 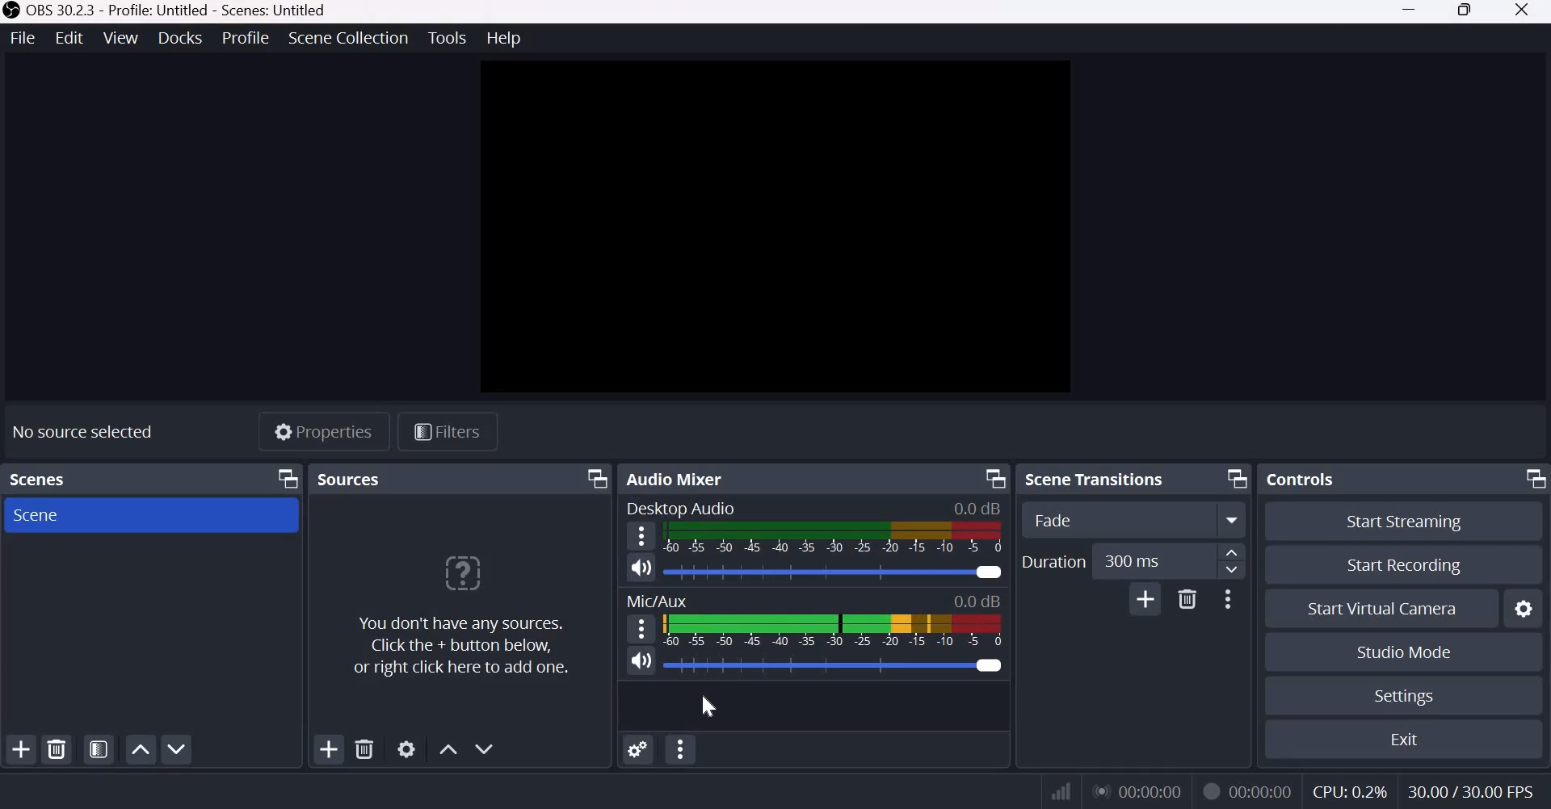 I want to click on Properties, so click(x=324, y=431).